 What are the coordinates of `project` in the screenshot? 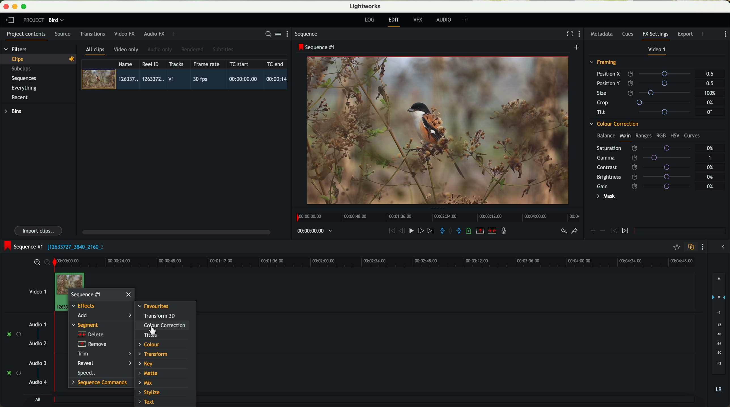 It's located at (34, 20).